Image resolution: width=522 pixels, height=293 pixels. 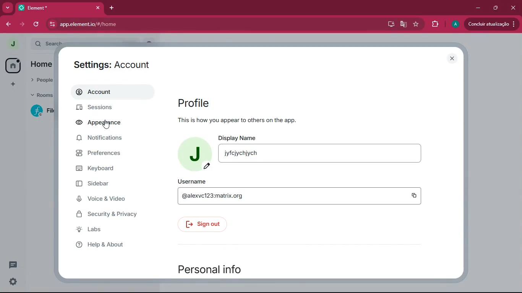 I want to click on close, so click(x=99, y=8).